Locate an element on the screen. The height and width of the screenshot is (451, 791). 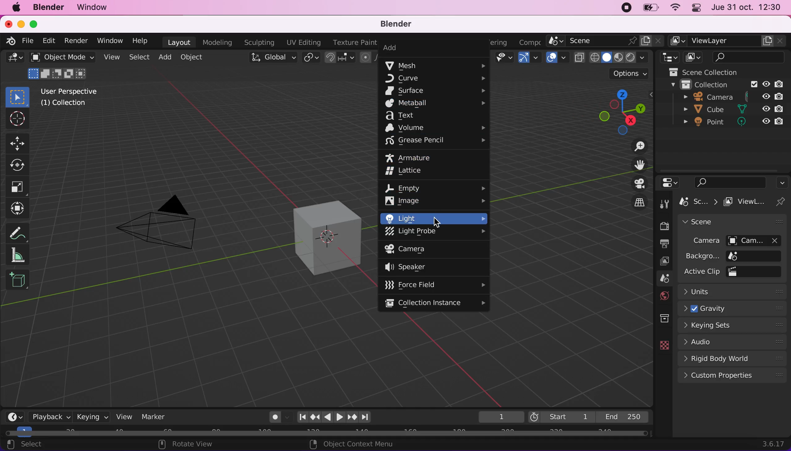
active clip is located at coordinates (757, 271).